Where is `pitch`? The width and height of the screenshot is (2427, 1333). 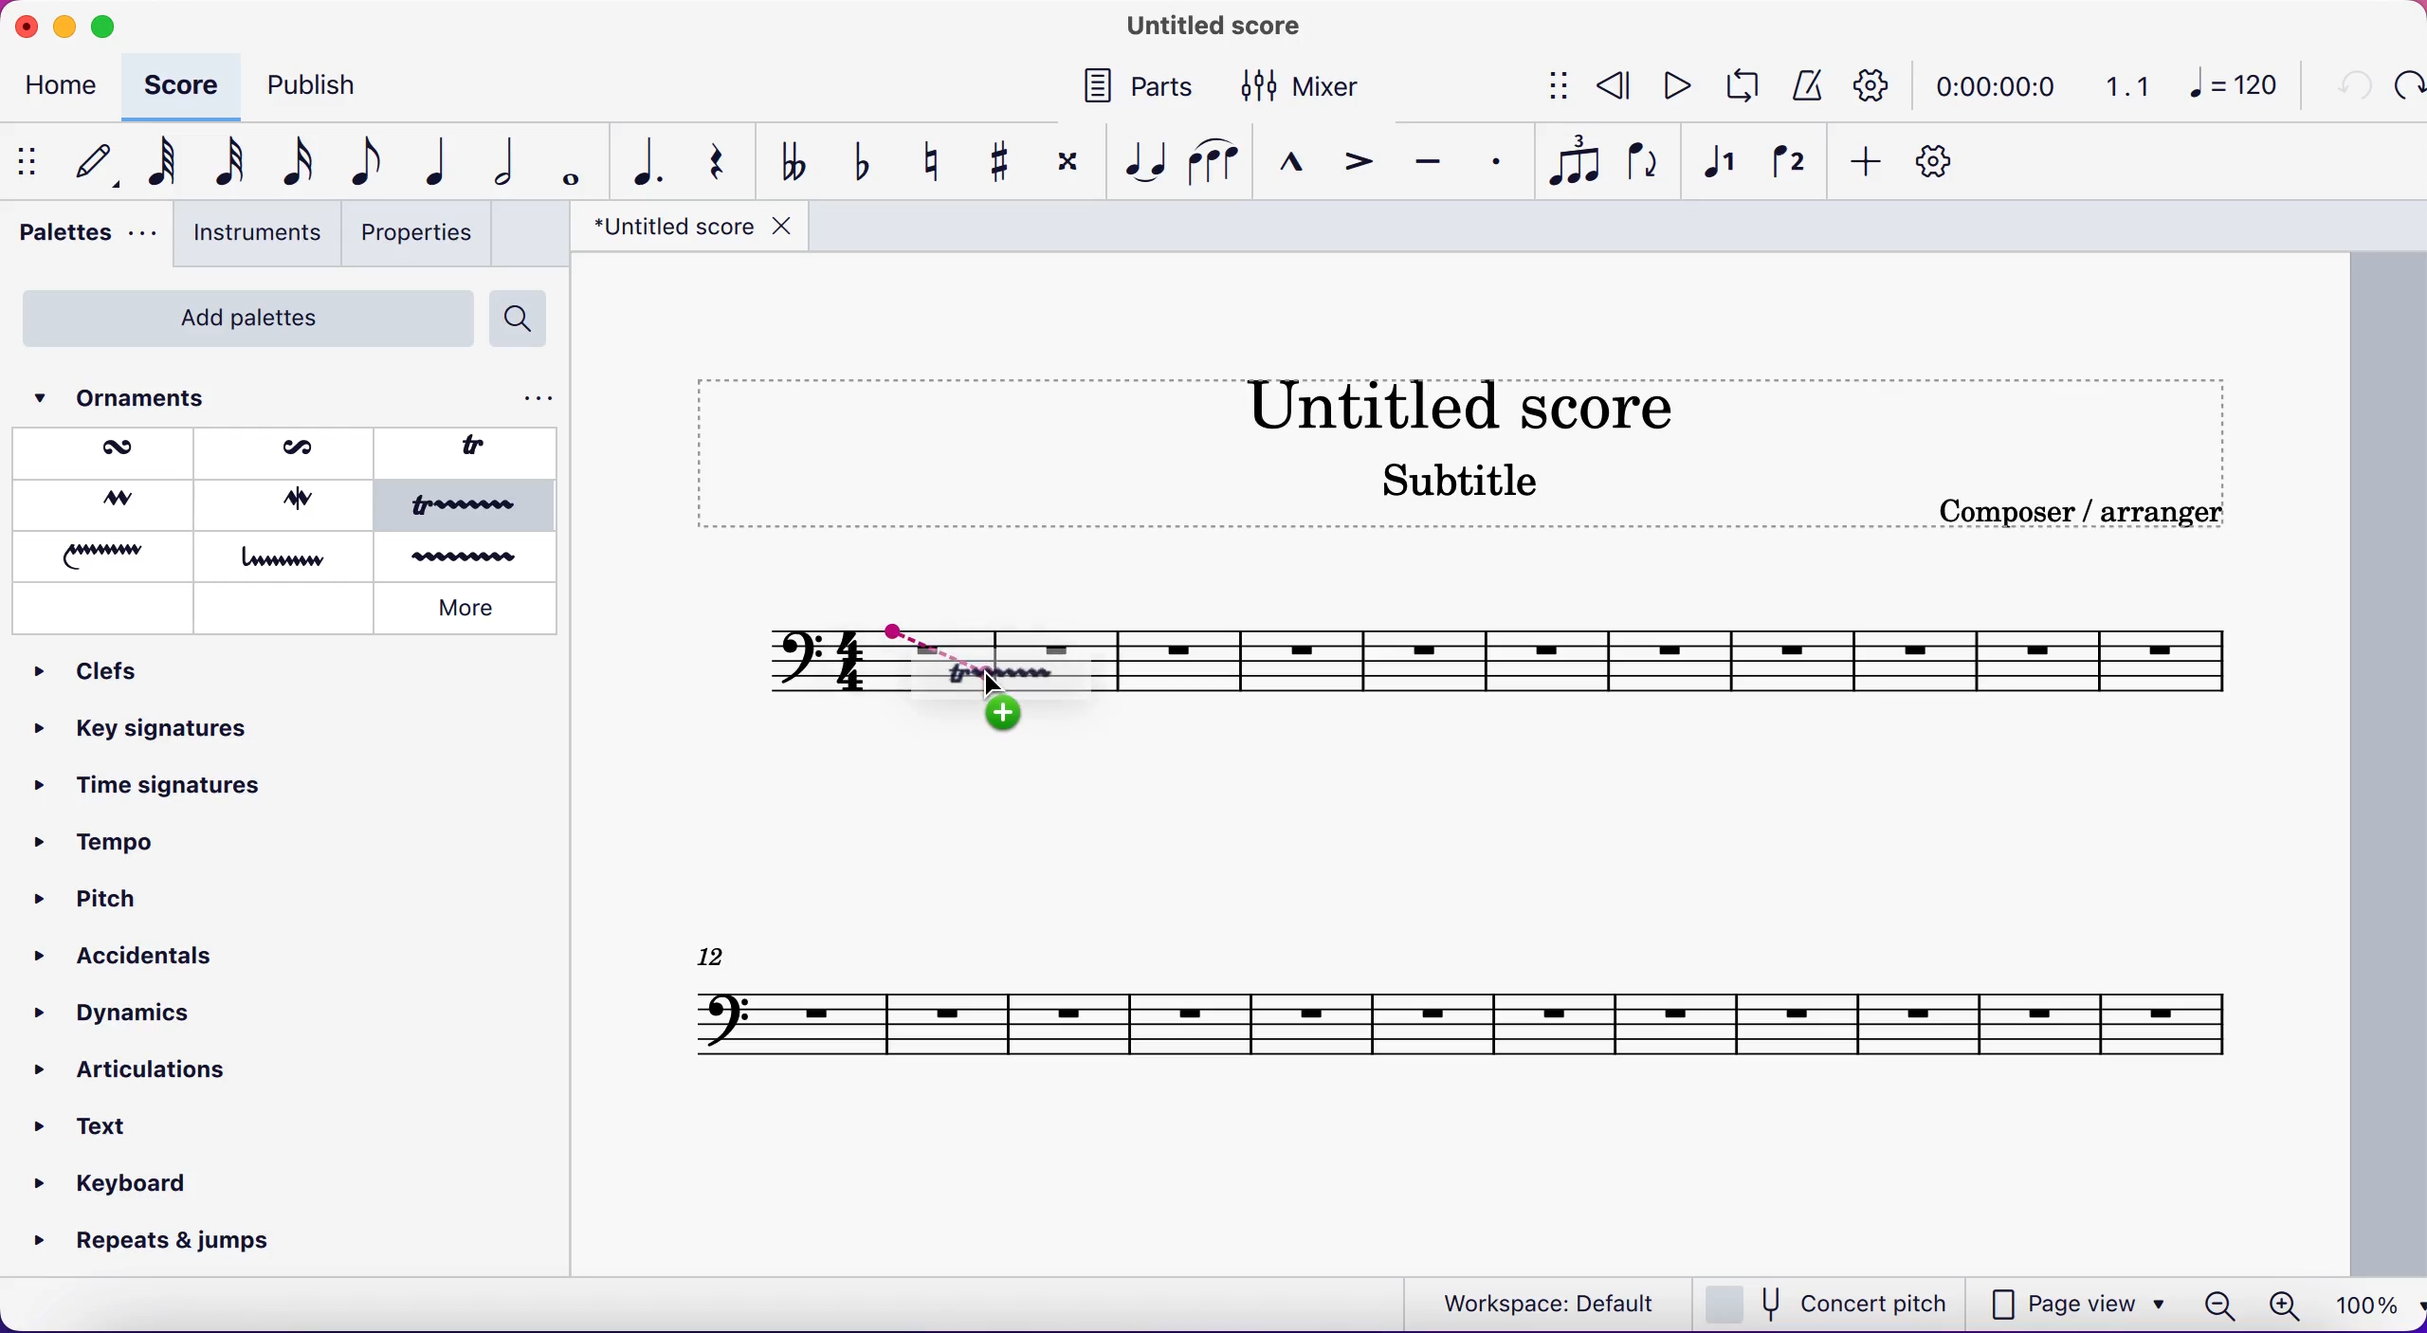
pitch is located at coordinates (86, 896).